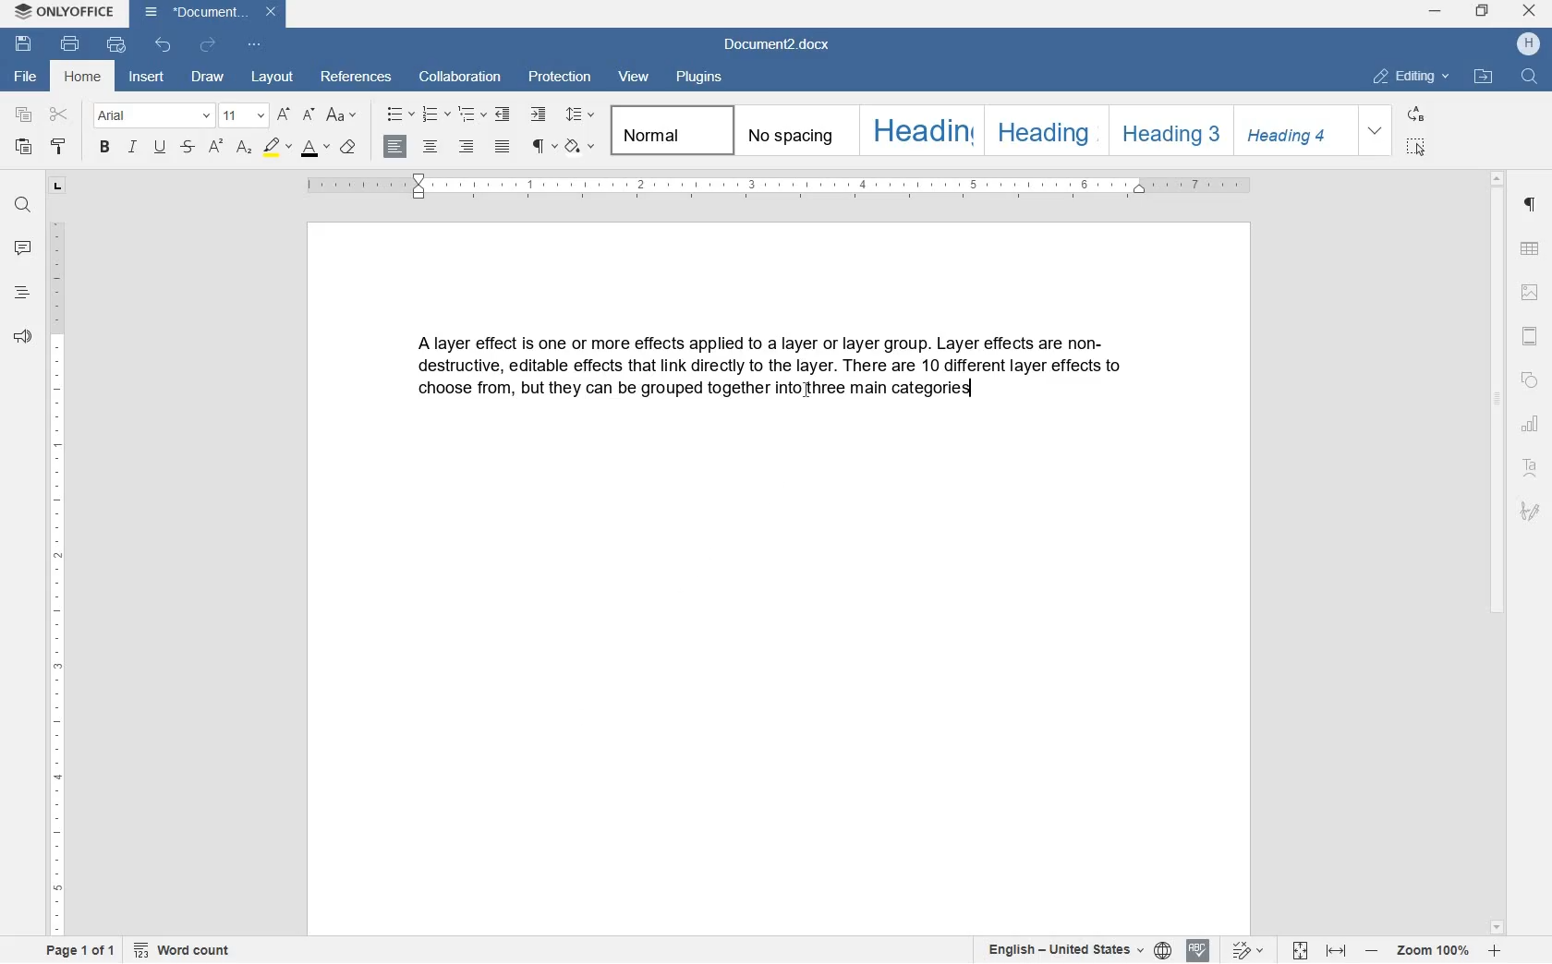 The height and width of the screenshot is (964, 1552). Describe the element at coordinates (84, 78) in the screenshot. I see `home` at that location.